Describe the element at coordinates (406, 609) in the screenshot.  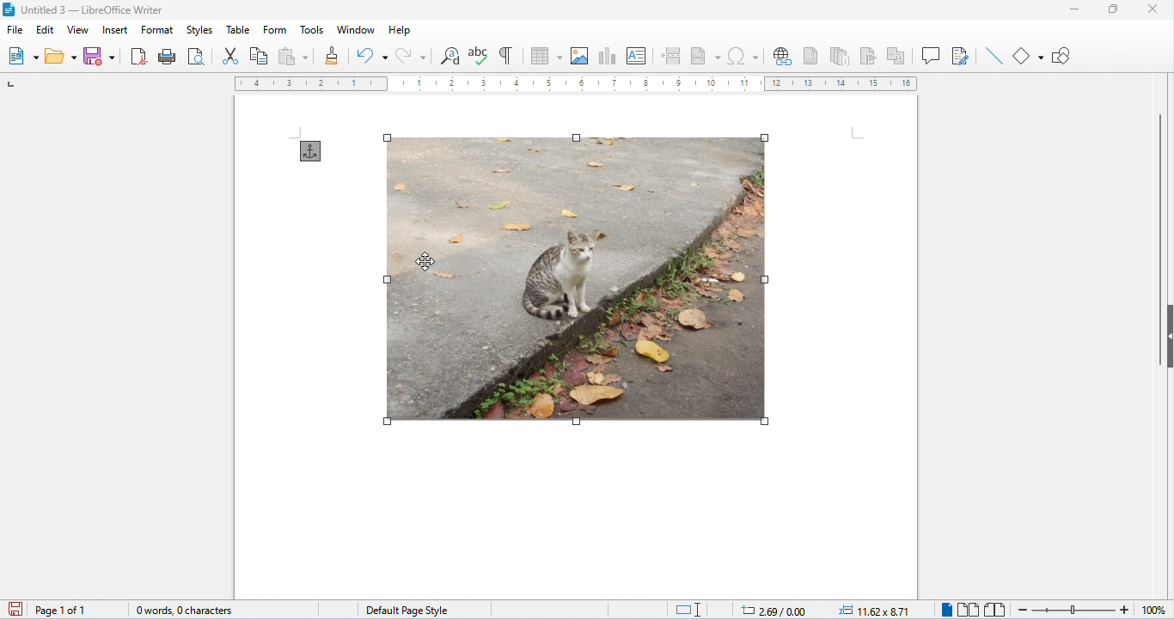
I see `default page` at that location.